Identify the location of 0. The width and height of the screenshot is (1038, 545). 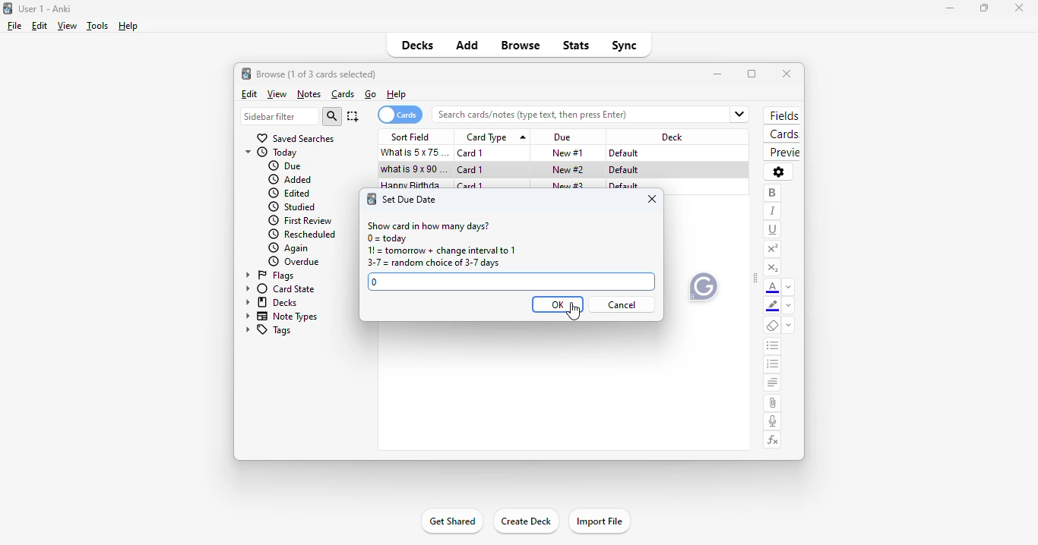
(376, 282).